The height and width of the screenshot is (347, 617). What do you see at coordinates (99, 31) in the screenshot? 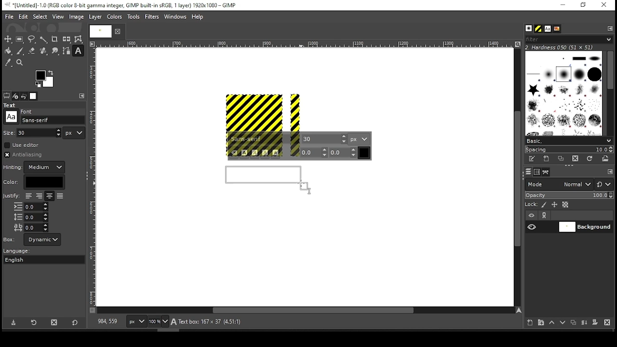
I see `` at bounding box center [99, 31].